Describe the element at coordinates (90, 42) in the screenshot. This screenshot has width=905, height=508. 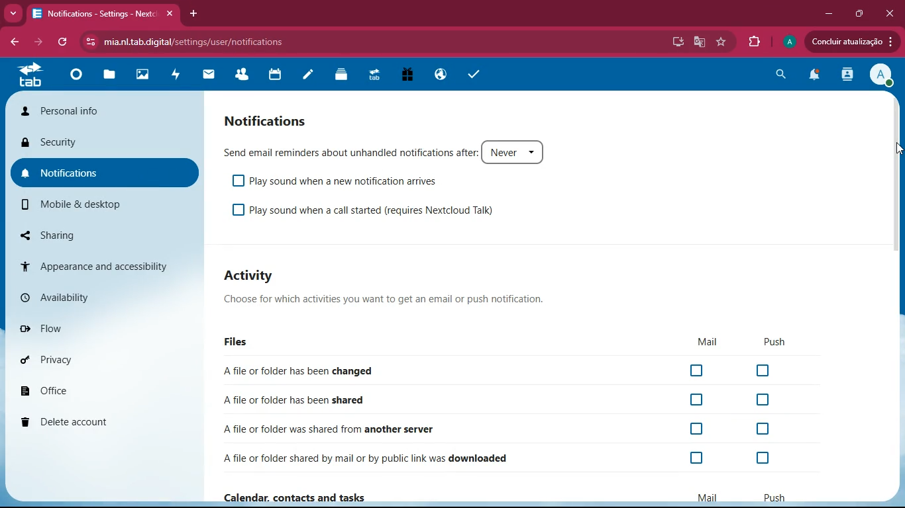
I see `View site information` at that location.